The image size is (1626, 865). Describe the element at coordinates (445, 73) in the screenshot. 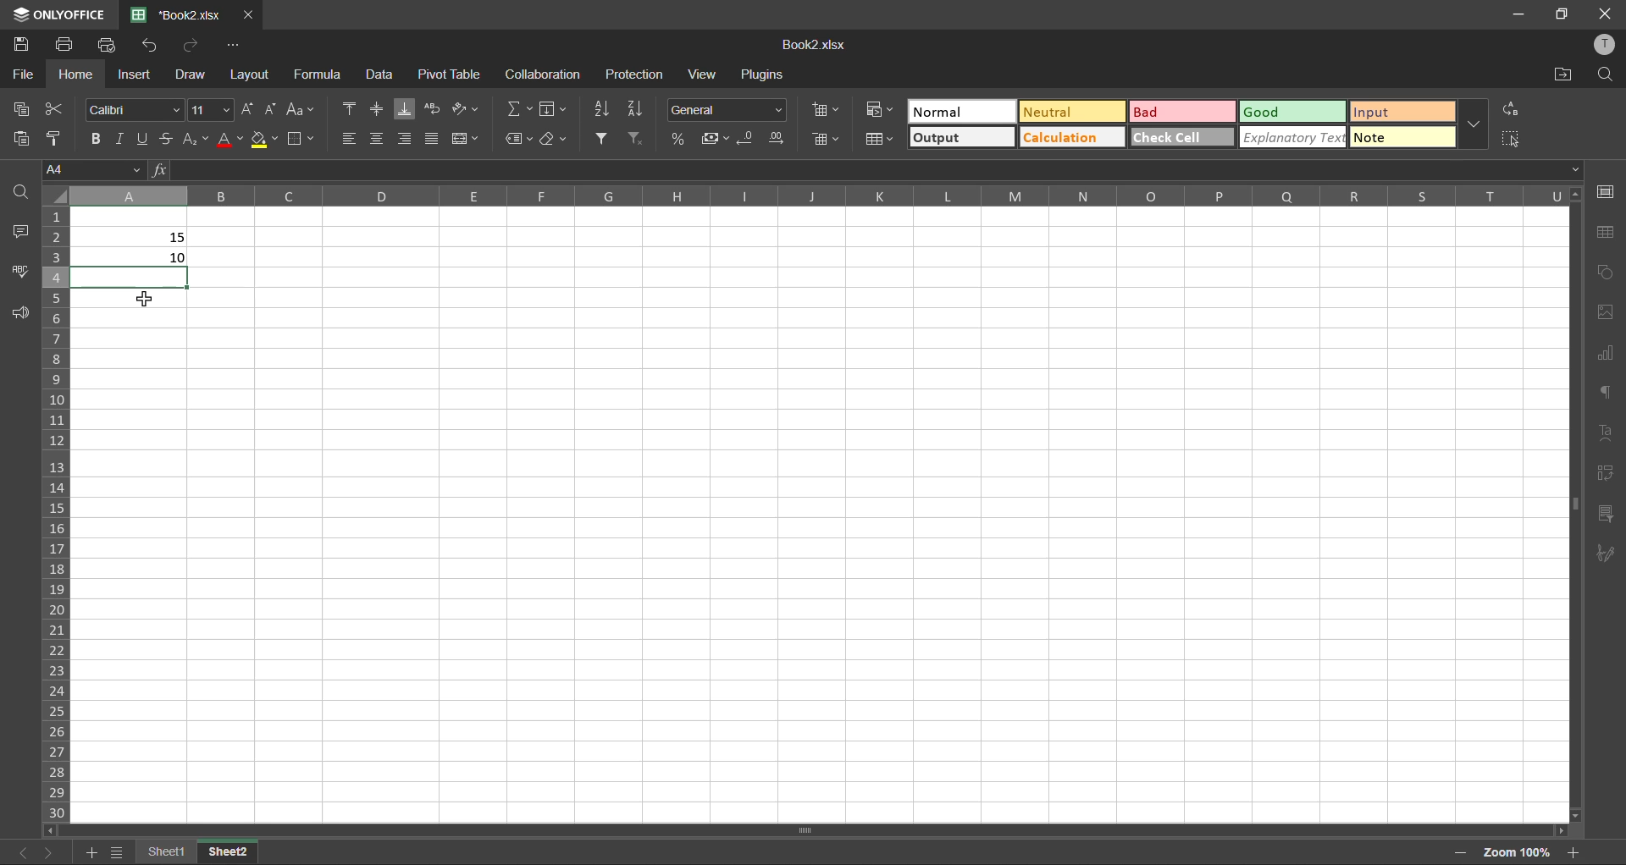

I see `pivot table` at that location.